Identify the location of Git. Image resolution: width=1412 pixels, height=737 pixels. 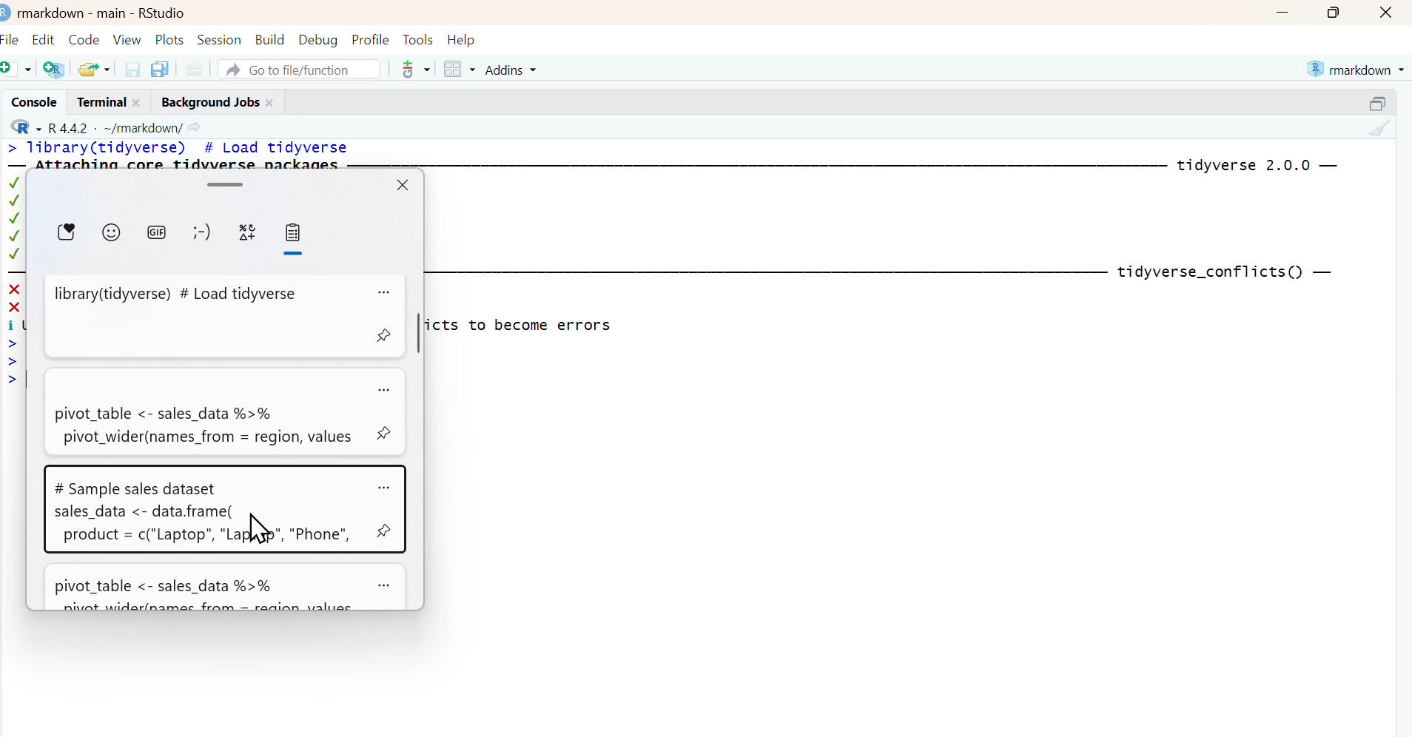
(414, 70).